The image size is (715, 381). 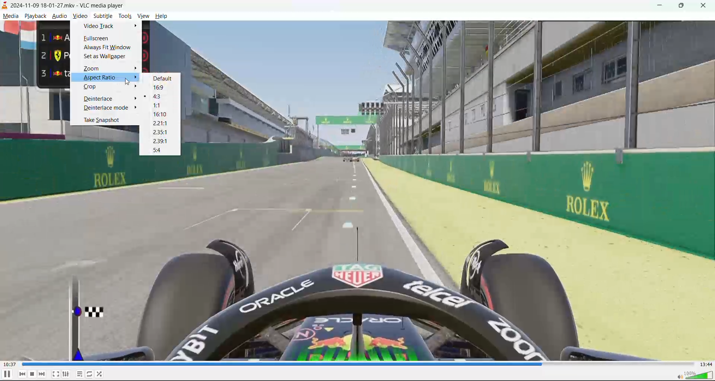 What do you see at coordinates (159, 106) in the screenshot?
I see `1:1` at bounding box center [159, 106].